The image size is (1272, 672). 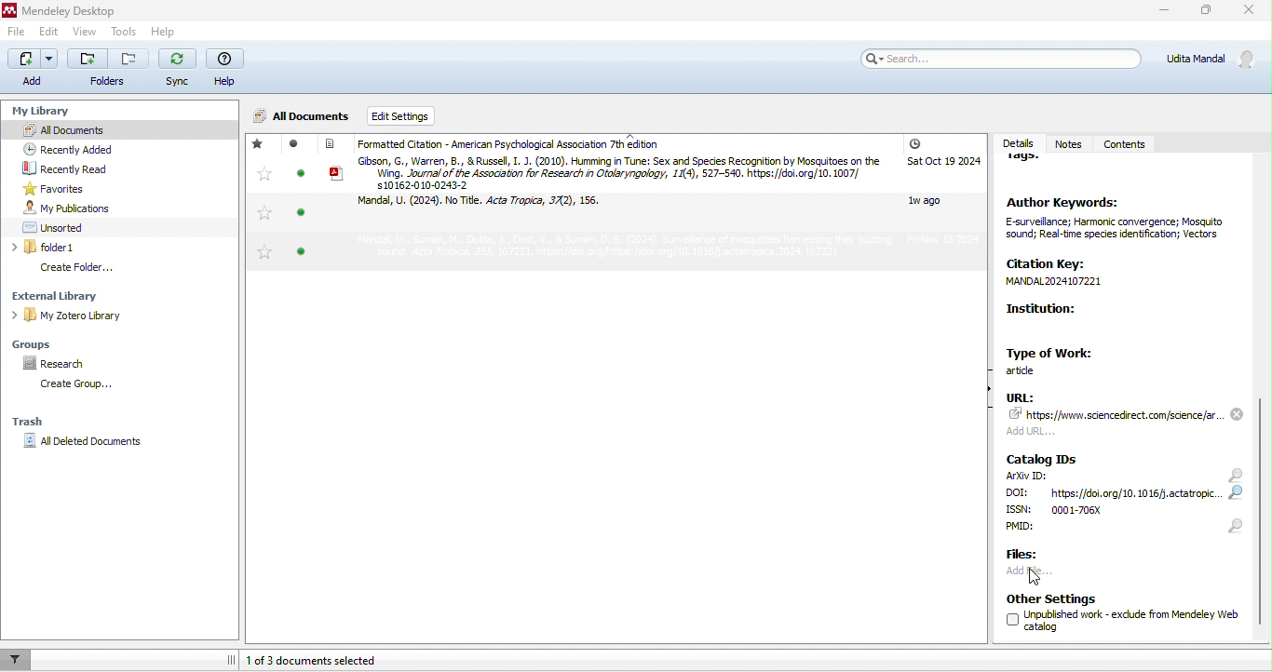 What do you see at coordinates (1161, 12) in the screenshot?
I see `minimize` at bounding box center [1161, 12].